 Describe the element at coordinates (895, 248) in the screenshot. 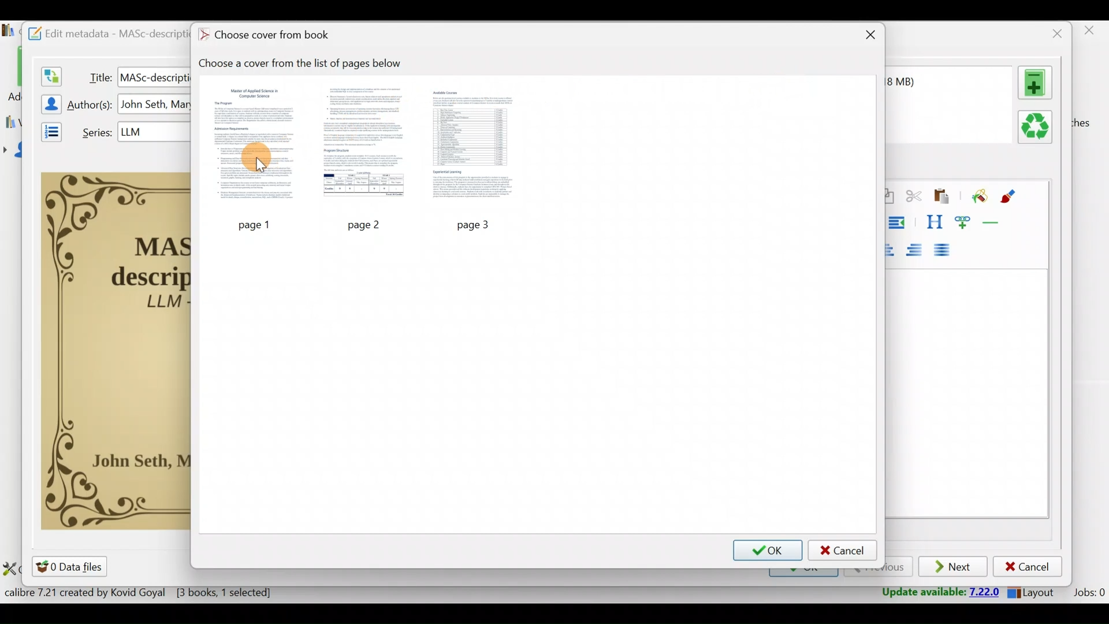

I see `Align centre` at that location.